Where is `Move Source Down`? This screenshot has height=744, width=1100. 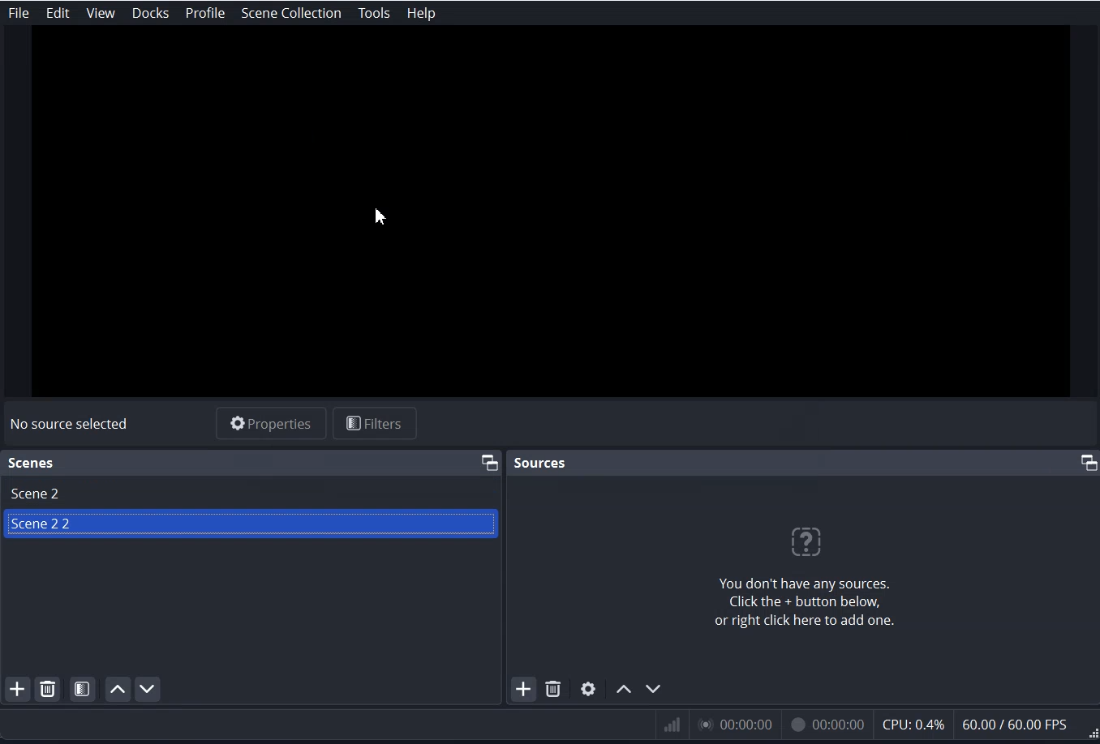 Move Source Down is located at coordinates (654, 689).